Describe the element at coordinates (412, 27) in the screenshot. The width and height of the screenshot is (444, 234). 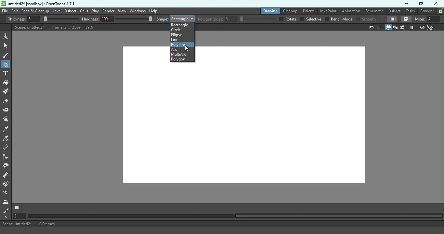
I see `Freeze` at that location.